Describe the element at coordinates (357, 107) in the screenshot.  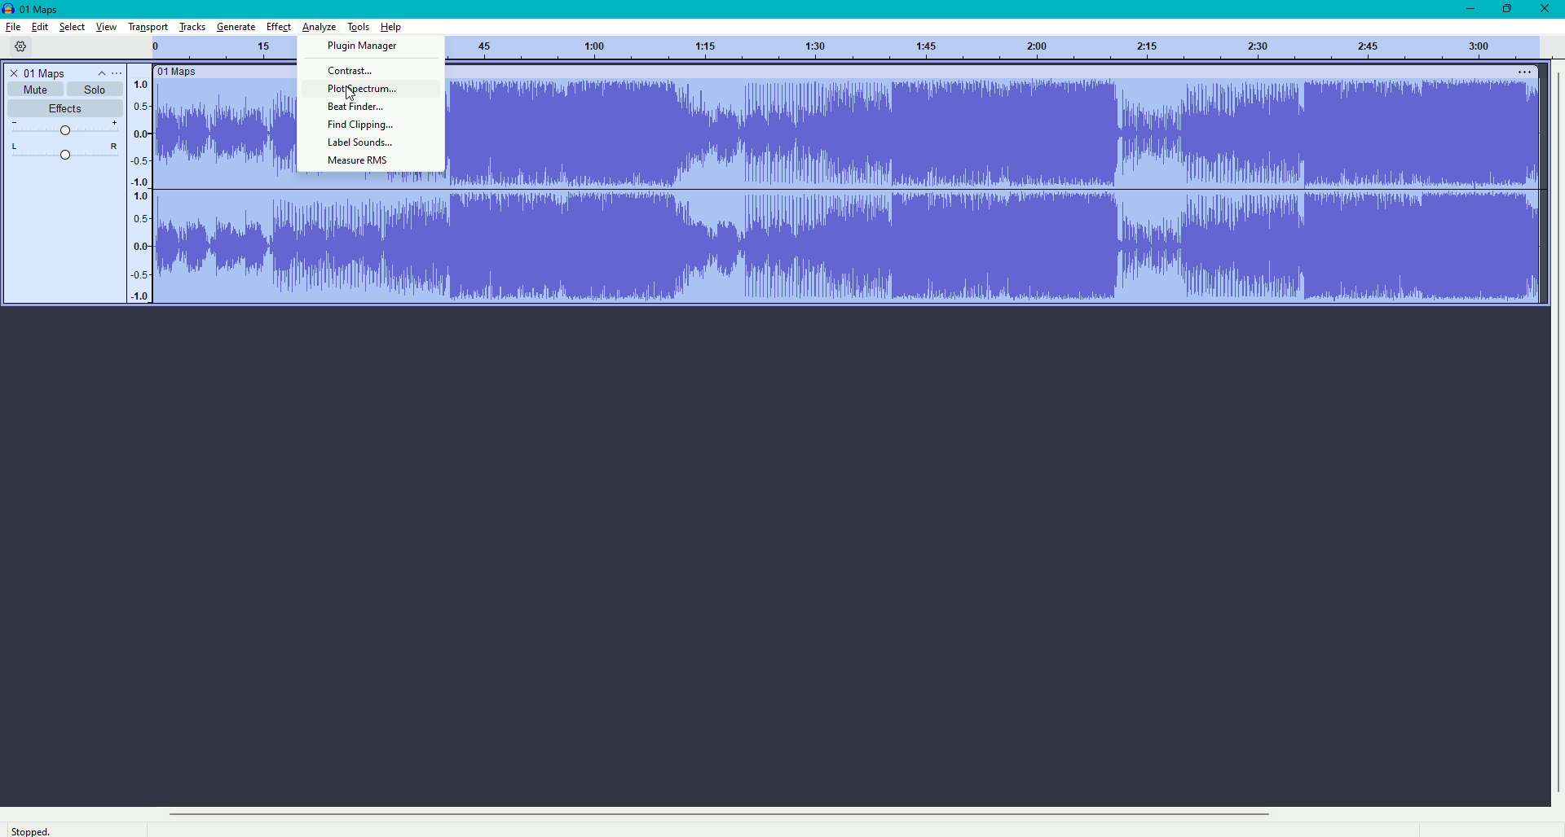
I see `Beat Finder` at that location.